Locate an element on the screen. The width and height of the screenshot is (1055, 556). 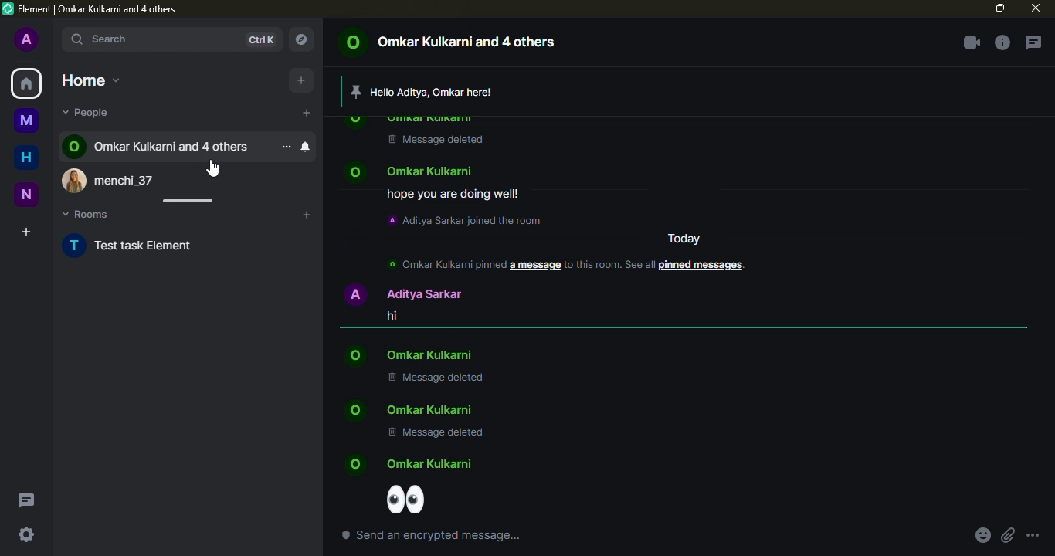
home is located at coordinates (26, 83).